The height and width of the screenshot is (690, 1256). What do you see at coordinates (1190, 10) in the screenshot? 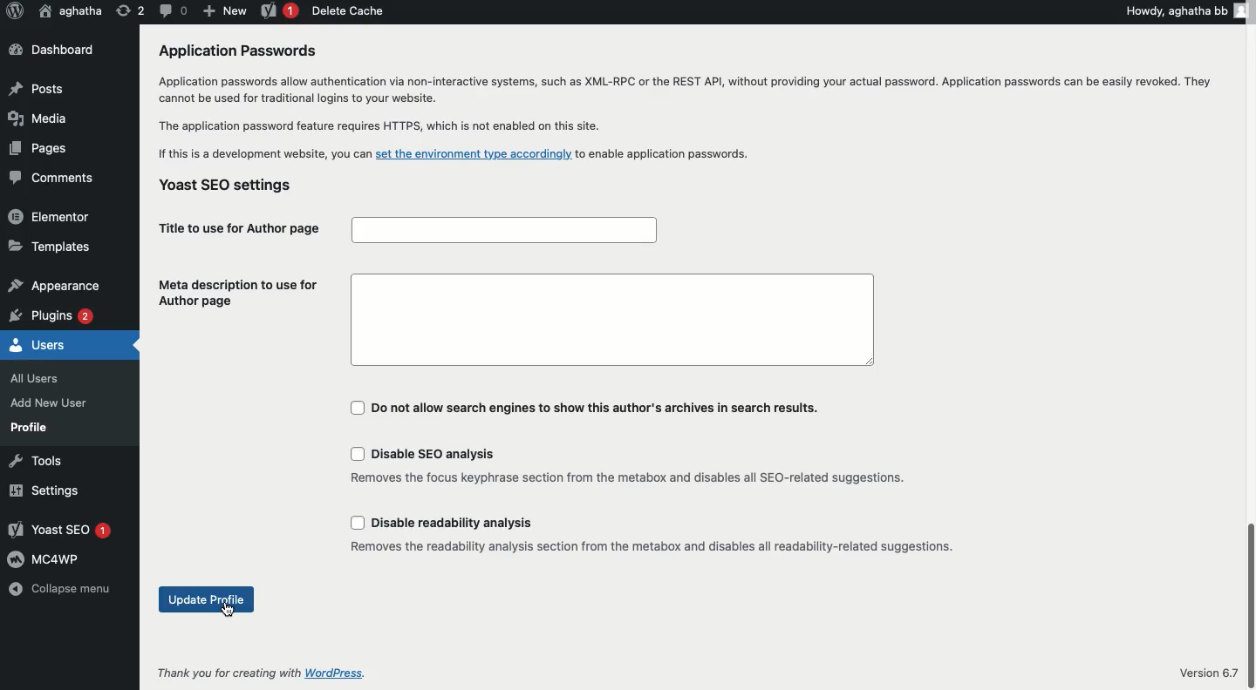
I see `Howdy, aghatha` at bounding box center [1190, 10].